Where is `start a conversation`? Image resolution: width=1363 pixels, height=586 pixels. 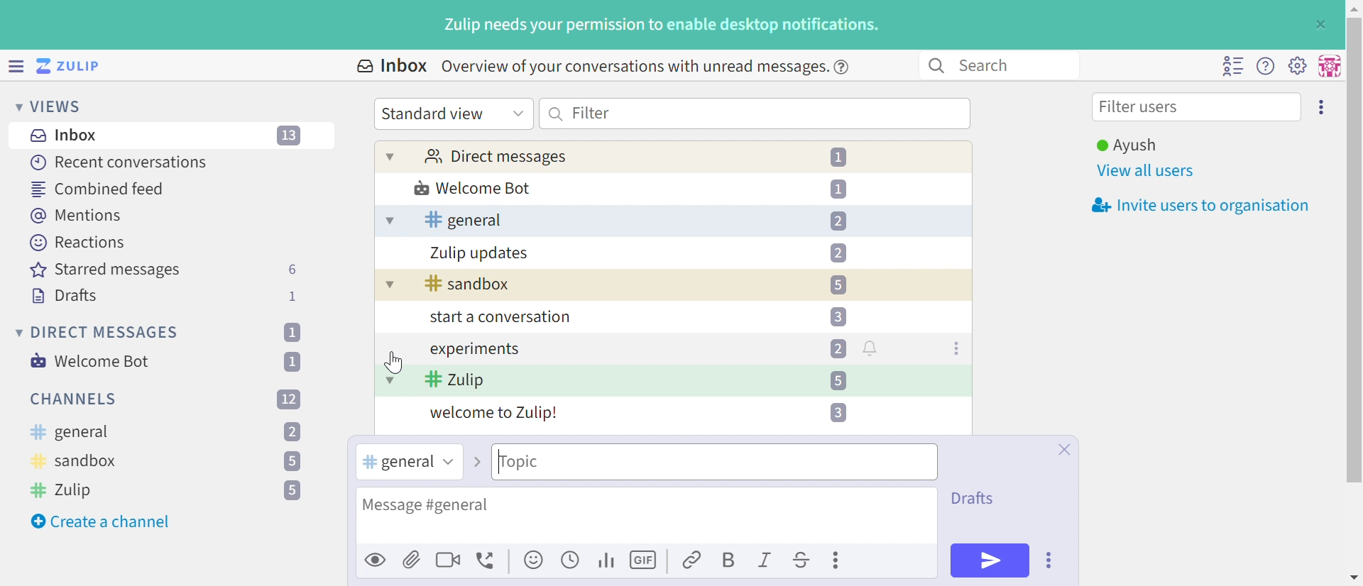
start a conversation is located at coordinates (497, 319).